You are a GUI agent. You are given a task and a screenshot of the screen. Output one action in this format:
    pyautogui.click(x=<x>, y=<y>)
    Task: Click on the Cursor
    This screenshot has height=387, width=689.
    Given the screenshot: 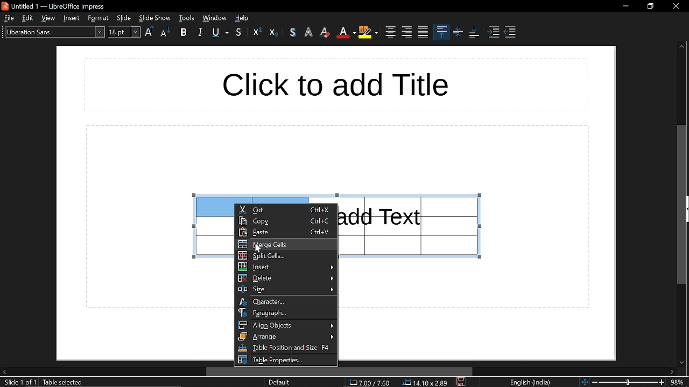 What is the action you would take?
    pyautogui.click(x=258, y=248)
    